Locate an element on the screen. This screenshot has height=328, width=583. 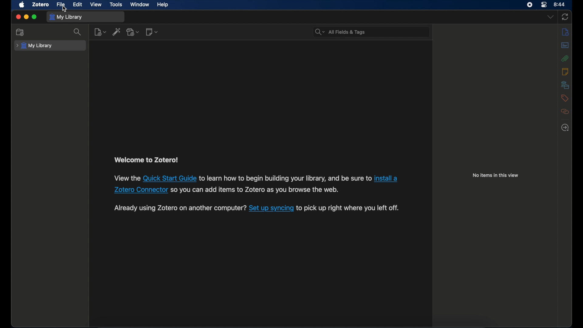
screen recorder is located at coordinates (530, 5).